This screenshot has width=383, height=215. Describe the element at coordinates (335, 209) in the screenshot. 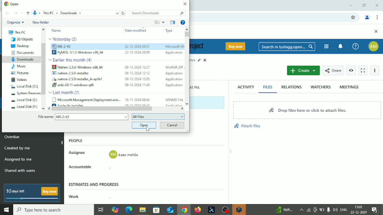

I see `speaker` at that location.